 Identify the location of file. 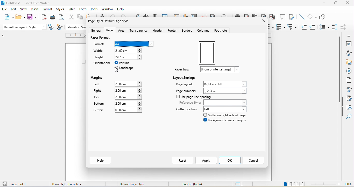
(5, 9).